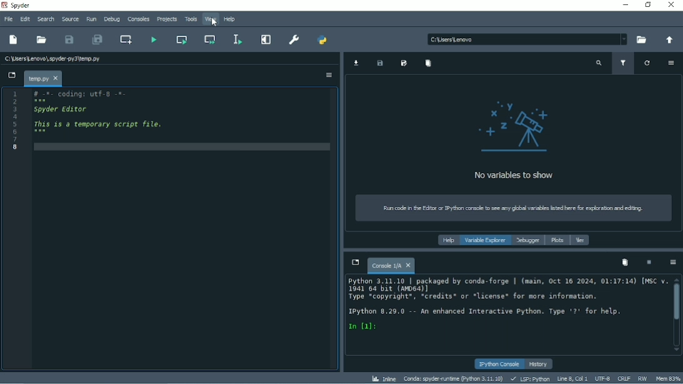 Image resolution: width=683 pixels, height=384 pixels. Describe the element at coordinates (355, 262) in the screenshot. I see `Browse tabs` at that location.